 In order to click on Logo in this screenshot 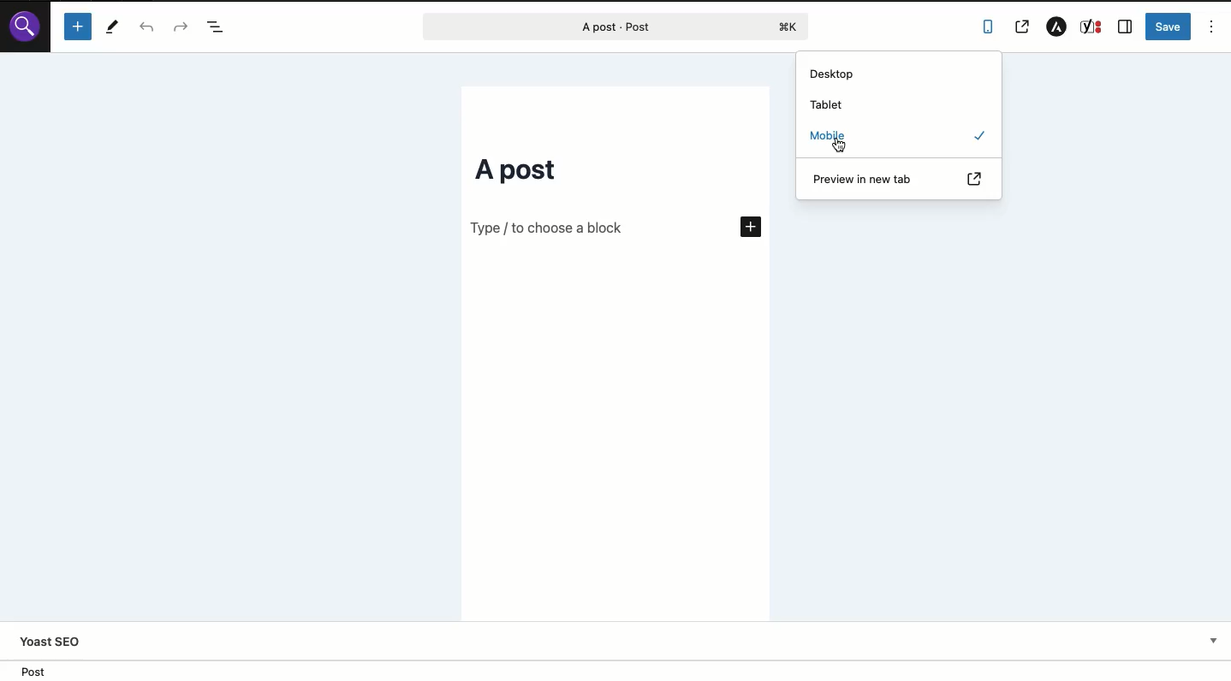, I will do `click(27, 30)`.